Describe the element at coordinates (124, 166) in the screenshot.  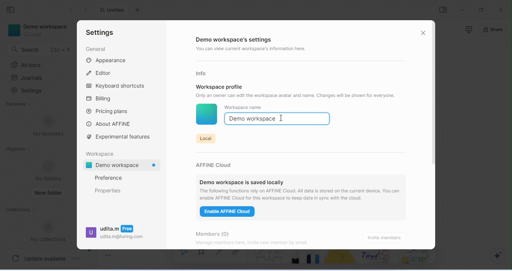
I see `demo workspace` at that location.